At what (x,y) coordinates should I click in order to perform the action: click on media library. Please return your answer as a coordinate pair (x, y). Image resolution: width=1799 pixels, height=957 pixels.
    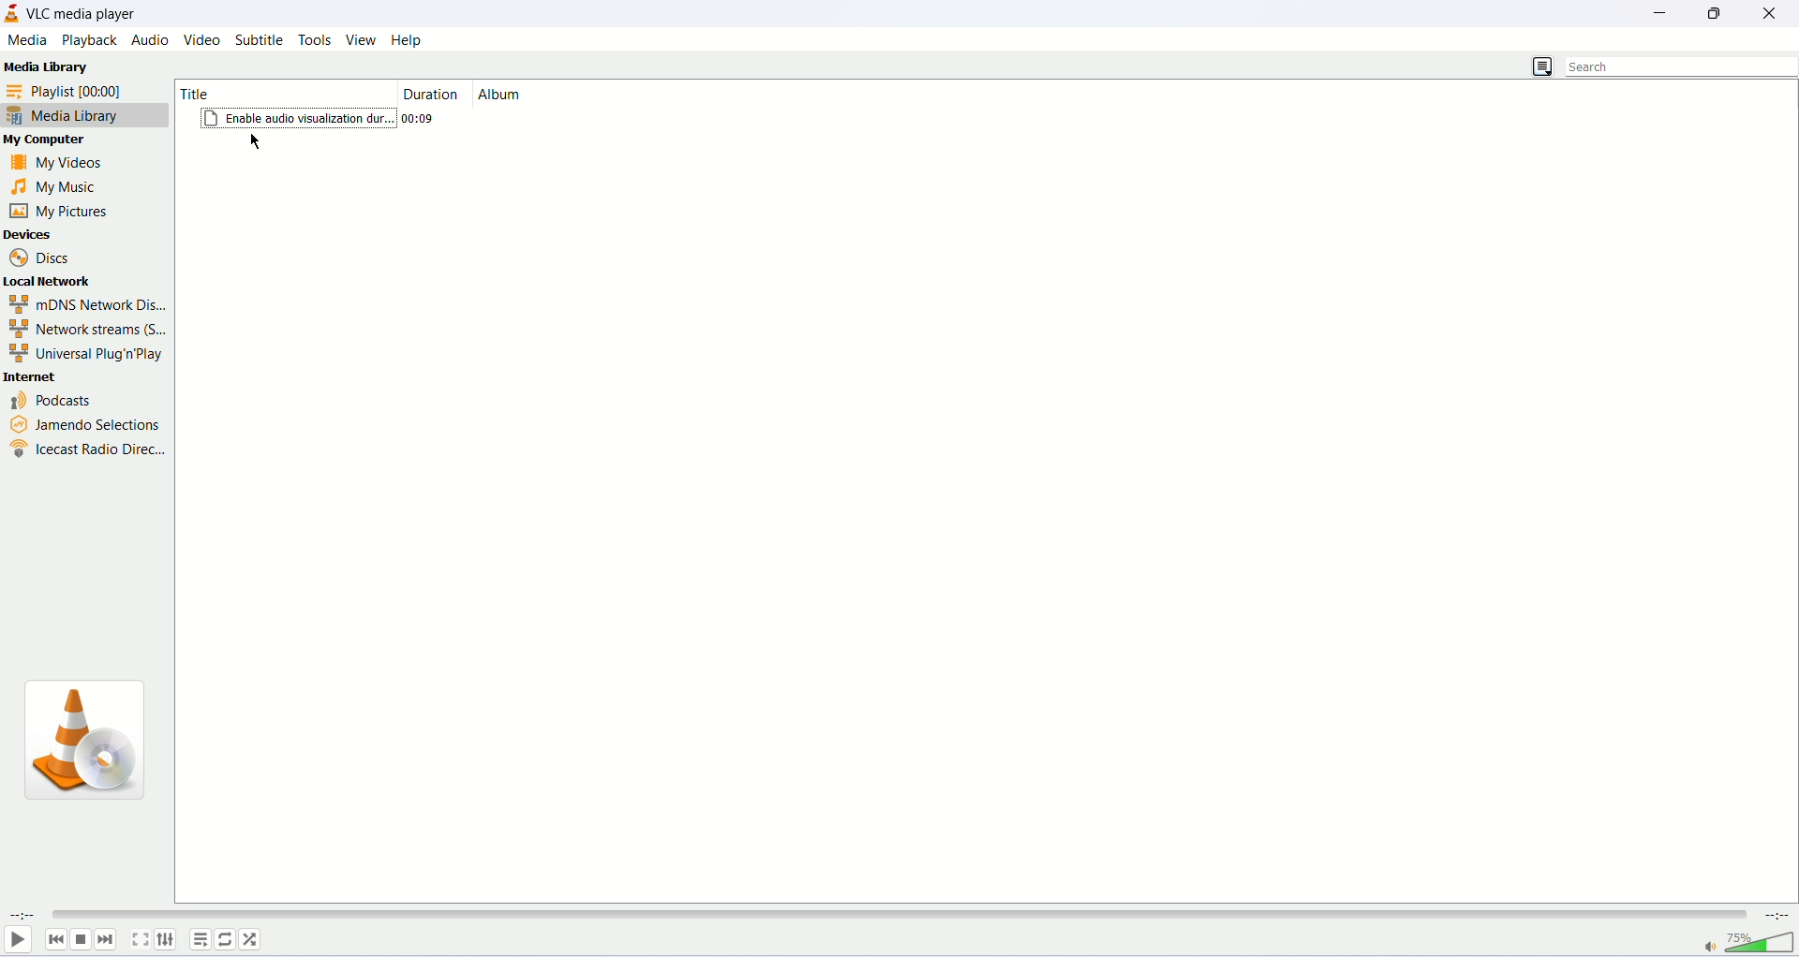
    Looking at the image, I should click on (85, 117).